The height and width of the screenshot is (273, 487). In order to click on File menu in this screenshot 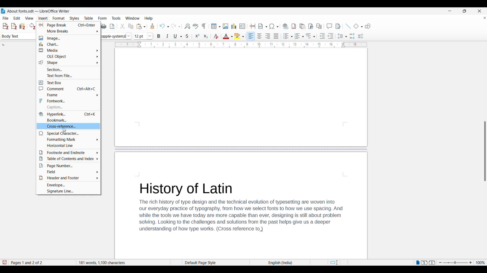, I will do `click(6, 18)`.